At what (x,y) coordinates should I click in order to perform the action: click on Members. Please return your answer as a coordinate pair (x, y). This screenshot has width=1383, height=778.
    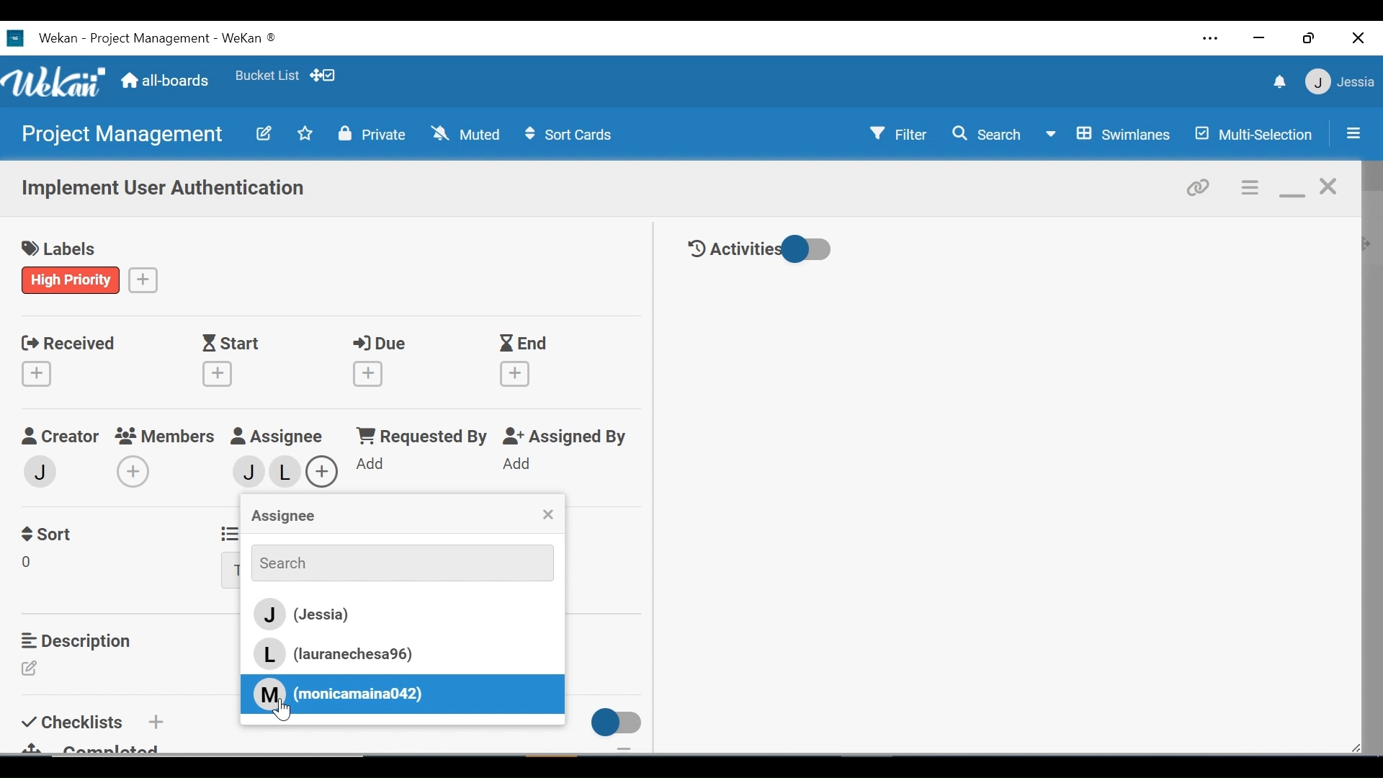
    Looking at the image, I should click on (170, 435).